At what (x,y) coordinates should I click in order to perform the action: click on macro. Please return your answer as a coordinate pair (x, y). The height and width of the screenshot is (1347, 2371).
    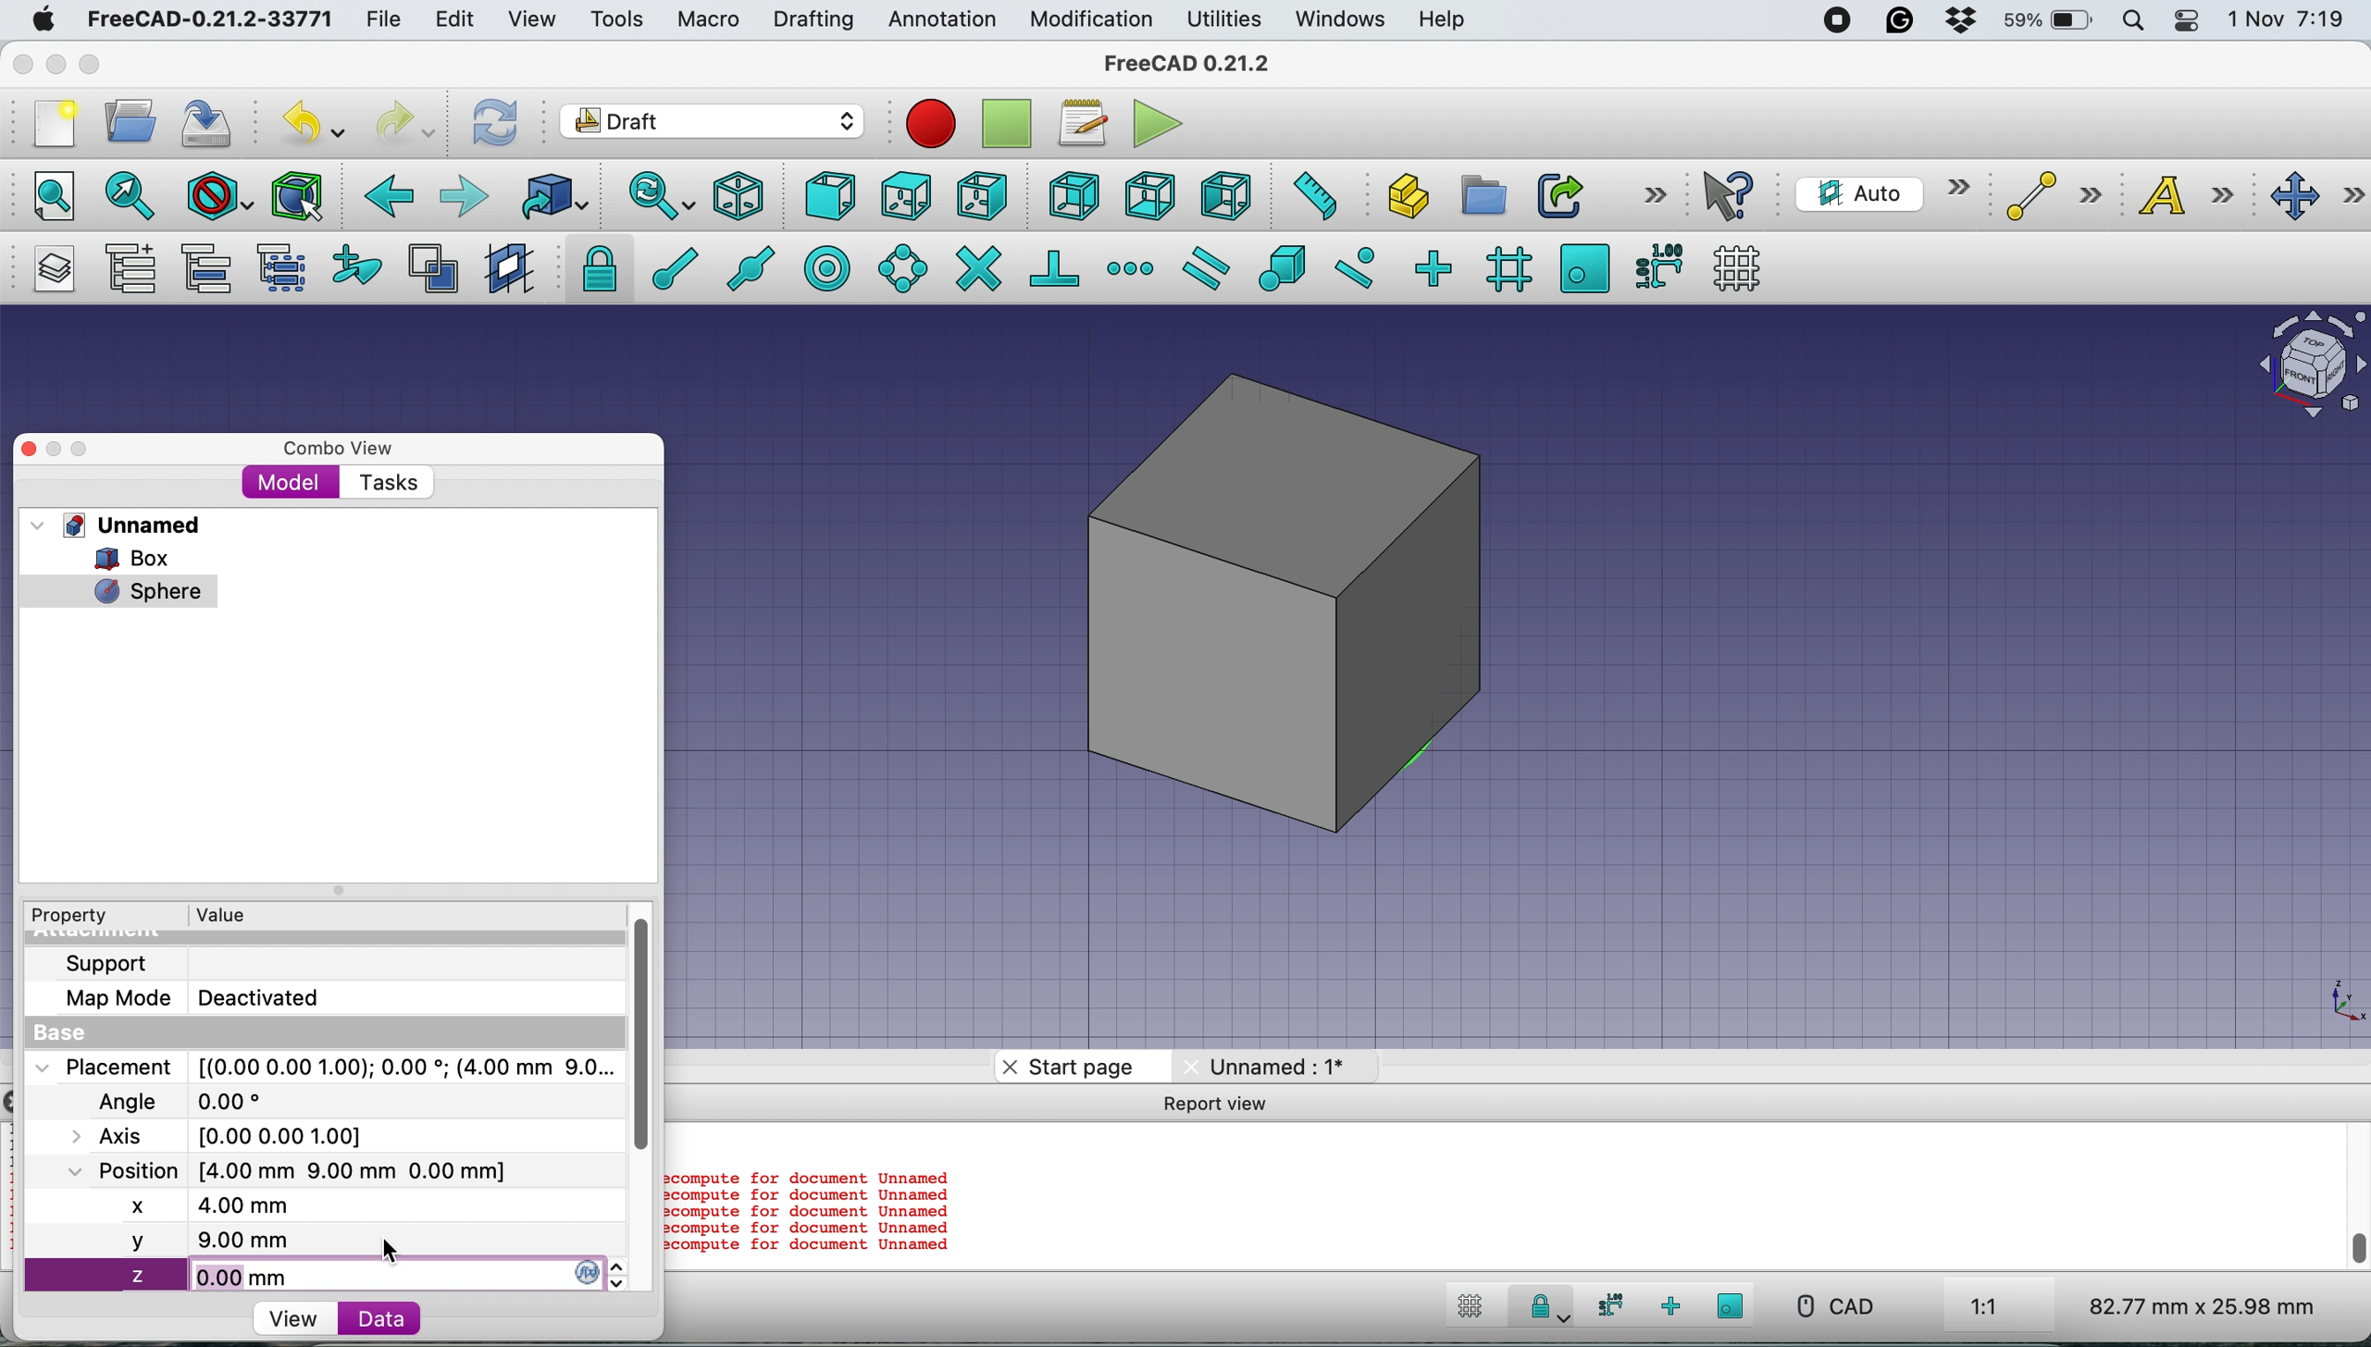
    Looking at the image, I should click on (706, 19).